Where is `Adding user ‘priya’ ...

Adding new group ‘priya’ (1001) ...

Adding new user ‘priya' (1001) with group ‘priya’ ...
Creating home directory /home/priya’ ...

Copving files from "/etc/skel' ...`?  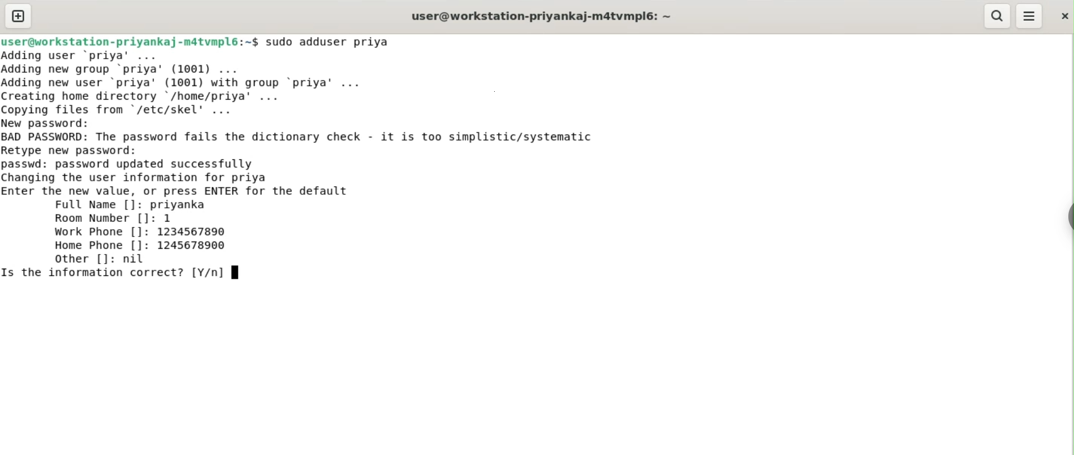
Adding user ‘priya’ ...

Adding new group ‘priya’ (1001) ...

Adding new user ‘priya' (1001) with group ‘priya’ ...
Creating home directory /home/priya’ ...

Copving files from "/etc/skel' ... is located at coordinates (218, 82).